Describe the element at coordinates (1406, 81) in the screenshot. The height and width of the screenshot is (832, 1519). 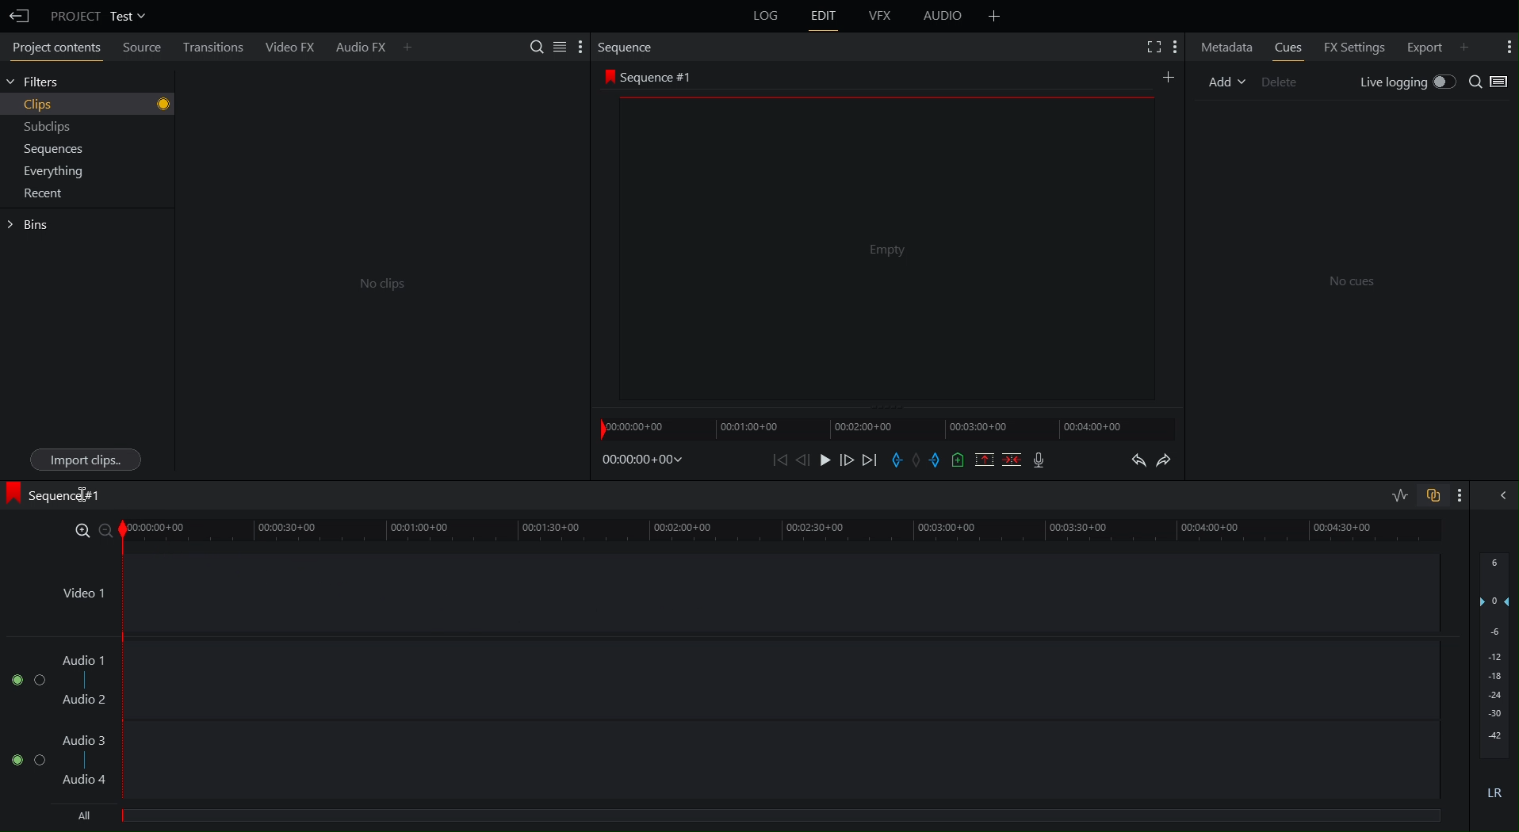
I see `Live logging` at that location.